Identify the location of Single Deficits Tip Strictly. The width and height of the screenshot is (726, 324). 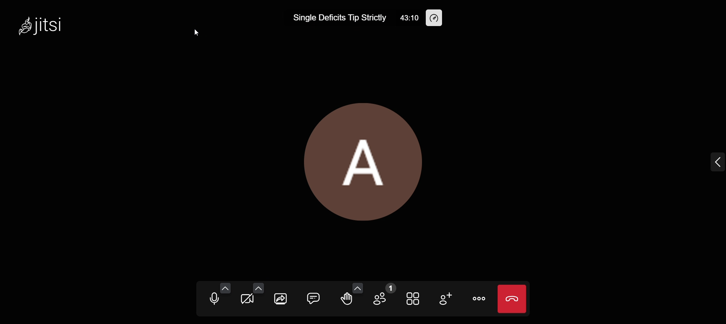
(338, 19).